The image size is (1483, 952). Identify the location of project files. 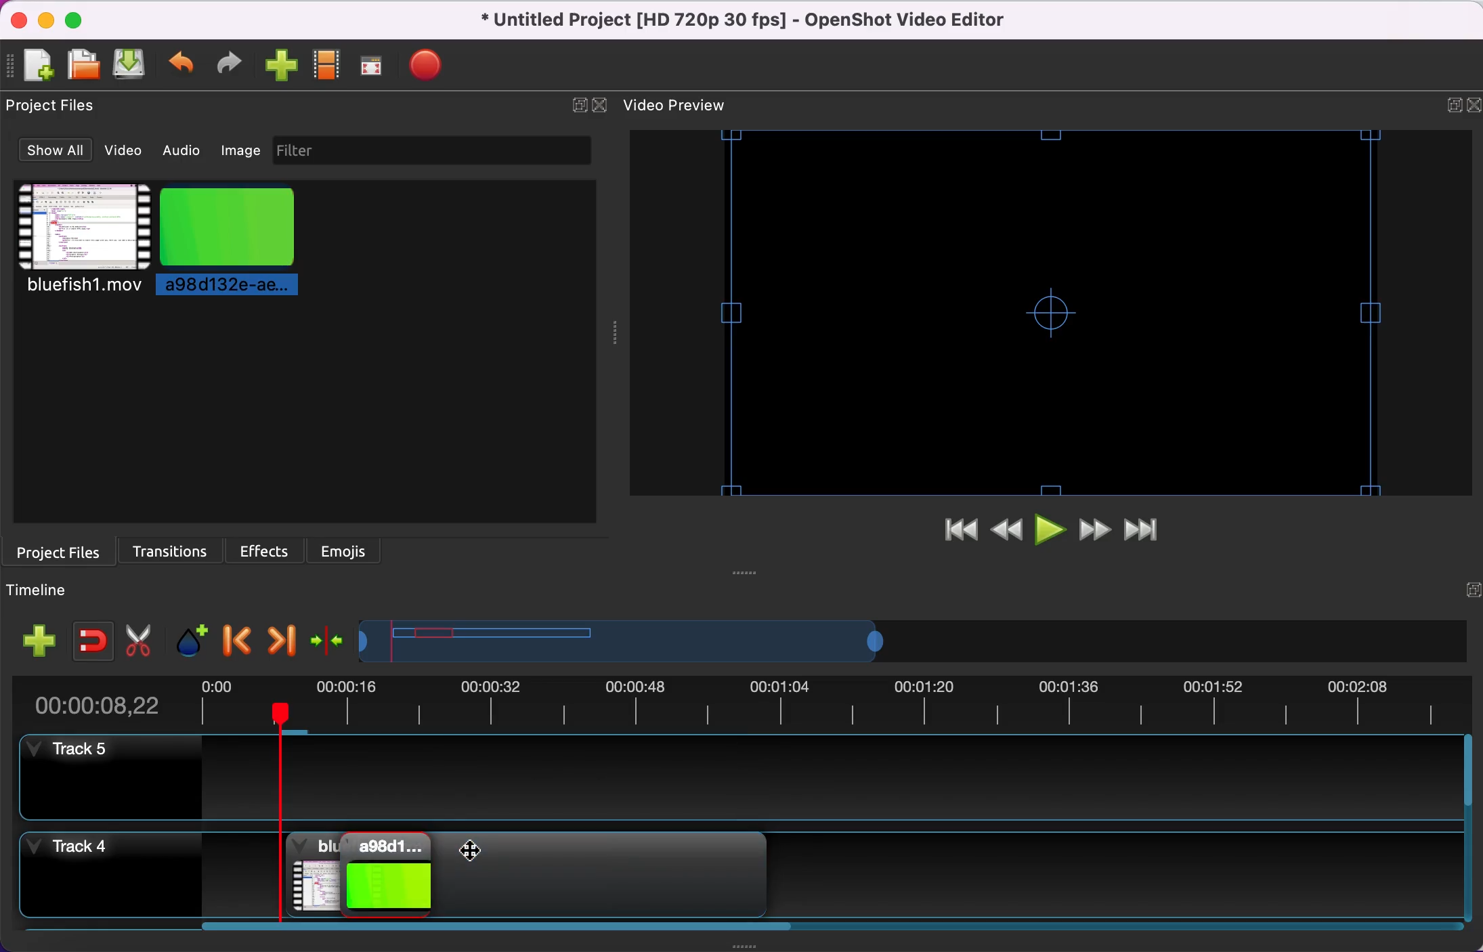
(60, 108).